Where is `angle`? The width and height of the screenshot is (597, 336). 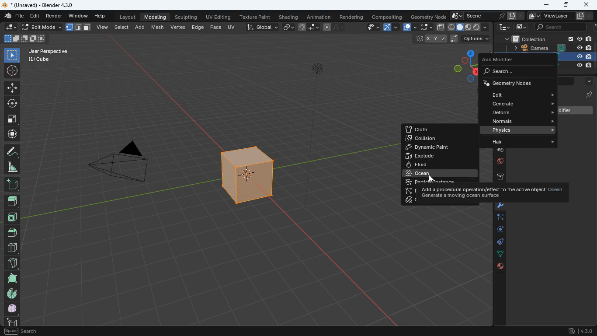
angle is located at coordinates (11, 167).